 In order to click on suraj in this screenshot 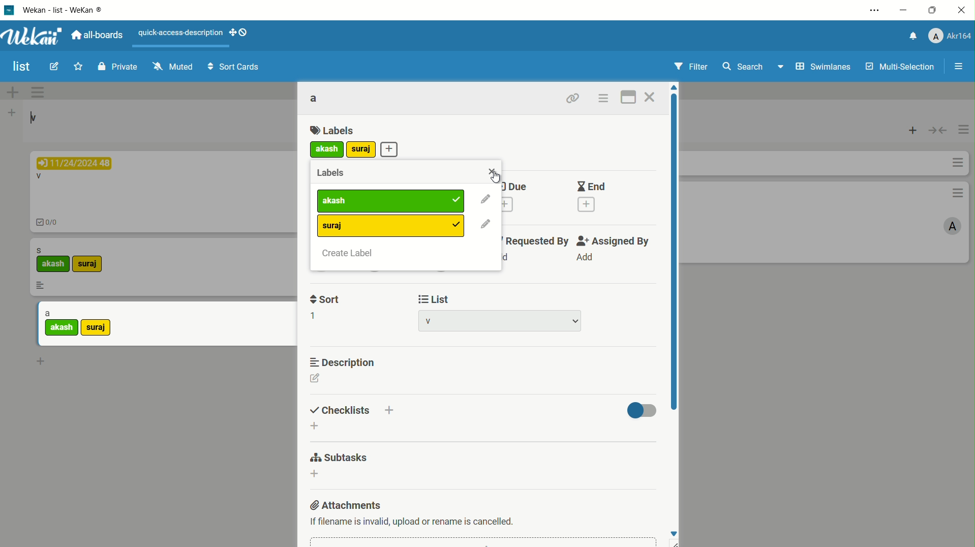, I will do `click(96, 327)`.